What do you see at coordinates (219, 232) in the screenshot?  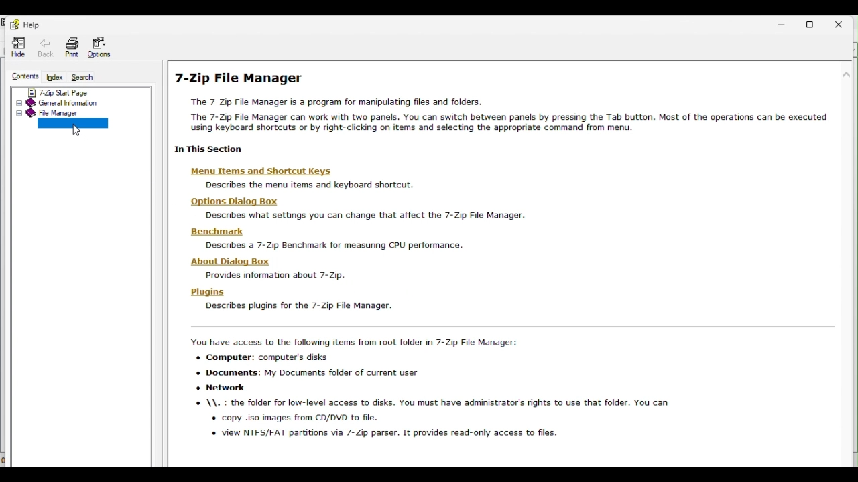 I see `benchmark` at bounding box center [219, 232].